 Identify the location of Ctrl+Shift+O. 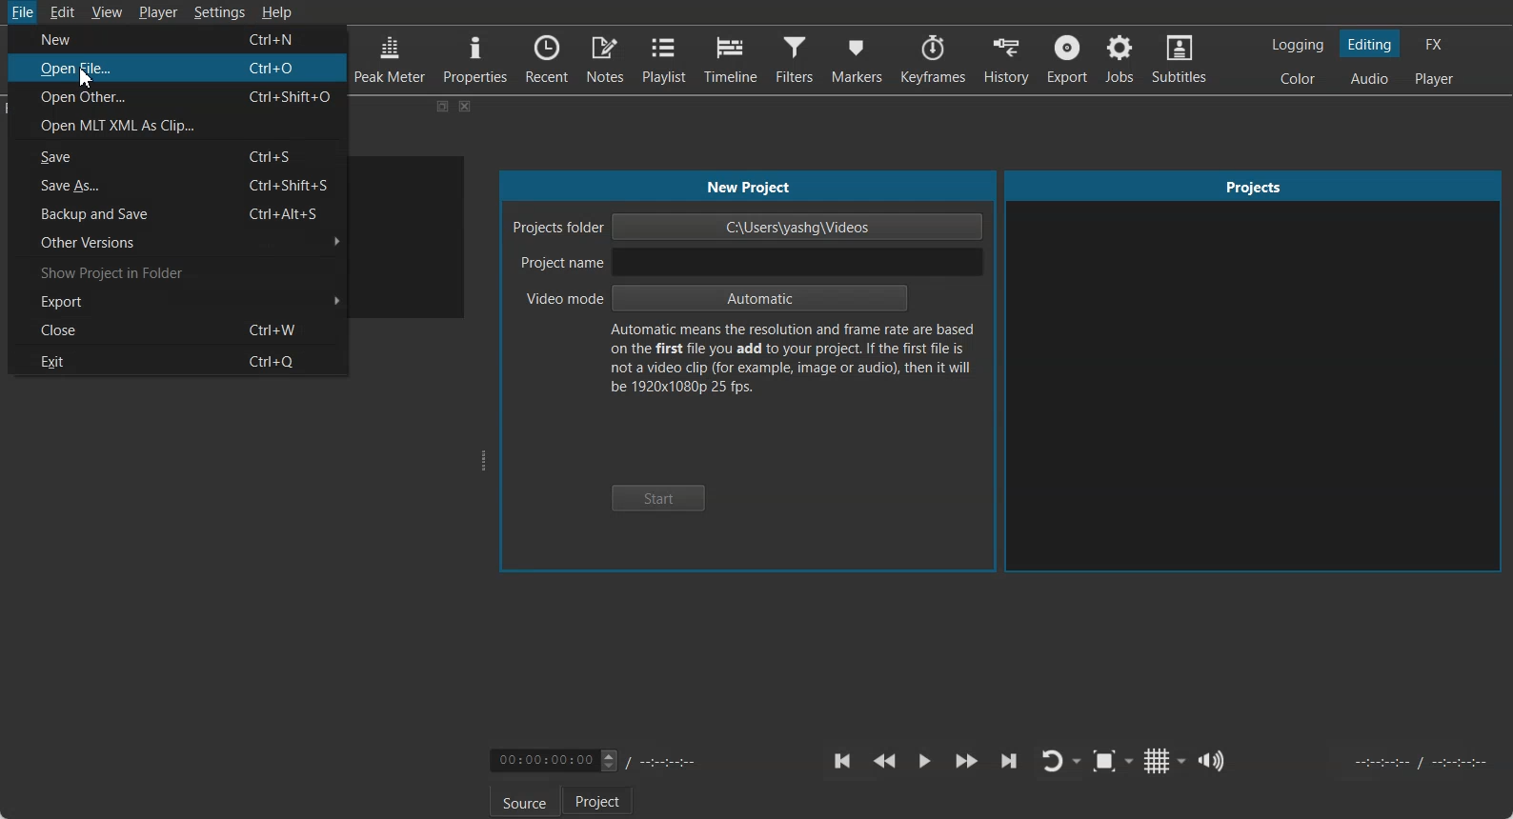
(295, 95).